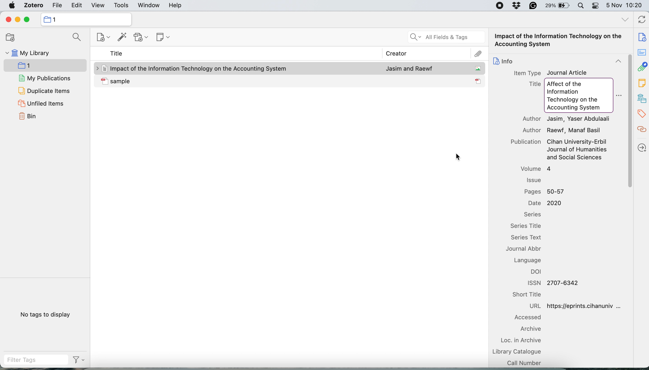 This screenshot has height=370, width=649. What do you see at coordinates (523, 351) in the screenshot?
I see `library catalogue` at bounding box center [523, 351].